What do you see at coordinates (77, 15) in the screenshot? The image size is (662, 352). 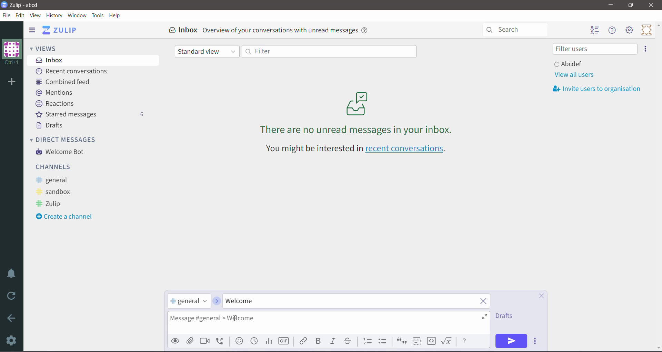 I see `Window` at bounding box center [77, 15].